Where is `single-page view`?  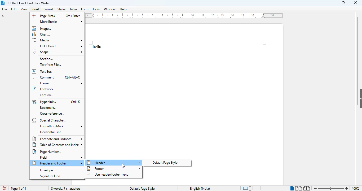
single-page view is located at coordinates (292, 188).